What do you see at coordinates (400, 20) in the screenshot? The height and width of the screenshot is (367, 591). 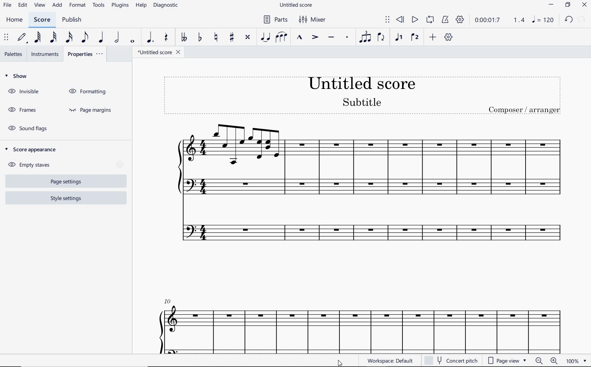 I see `REWIND` at bounding box center [400, 20].